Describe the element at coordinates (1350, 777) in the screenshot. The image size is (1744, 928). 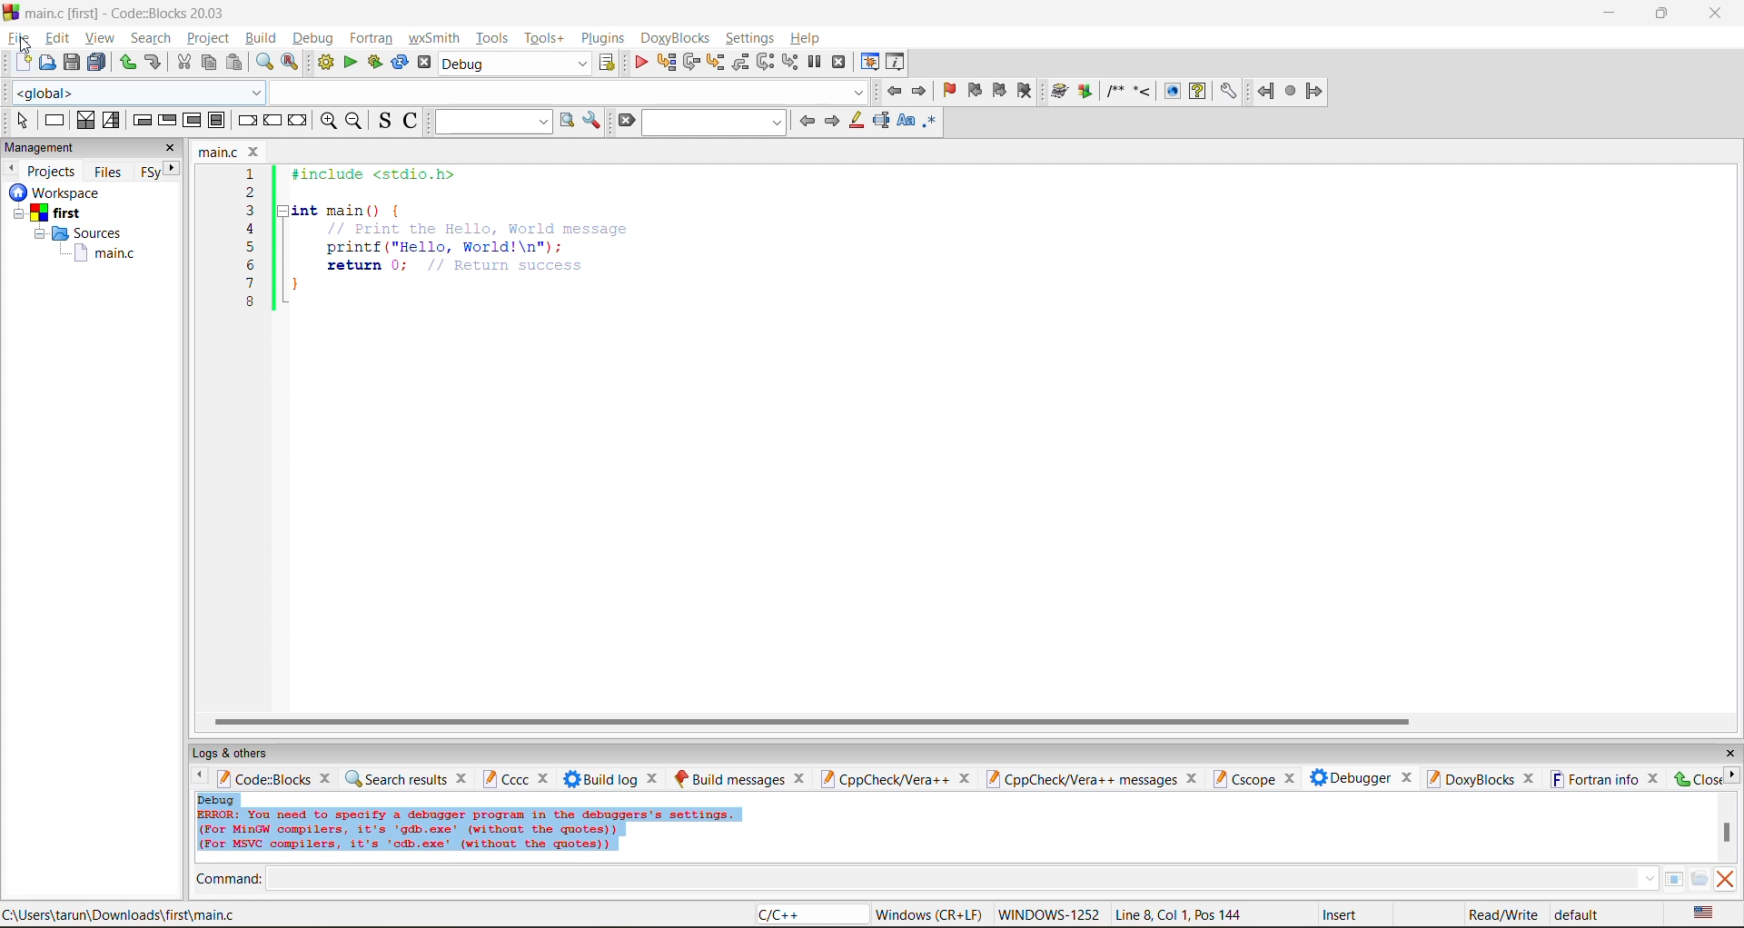
I see `debugger` at that location.